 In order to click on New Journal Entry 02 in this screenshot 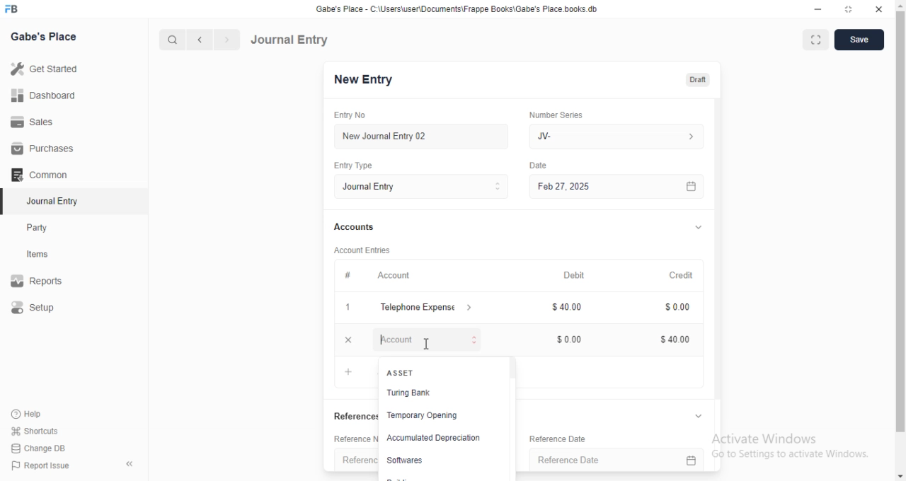, I will do `click(428, 137)`.